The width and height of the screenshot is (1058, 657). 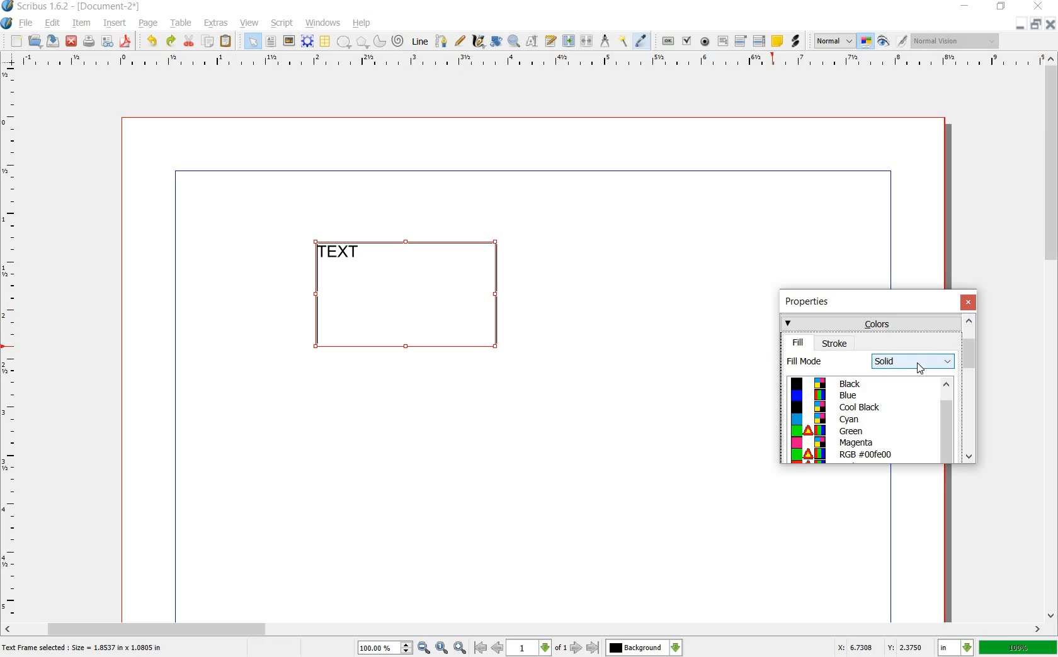 What do you see at coordinates (149, 24) in the screenshot?
I see `page` at bounding box center [149, 24].